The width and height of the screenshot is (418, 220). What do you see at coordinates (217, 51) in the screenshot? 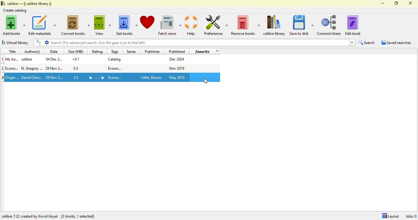
I see `dropdown` at bounding box center [217, 51].